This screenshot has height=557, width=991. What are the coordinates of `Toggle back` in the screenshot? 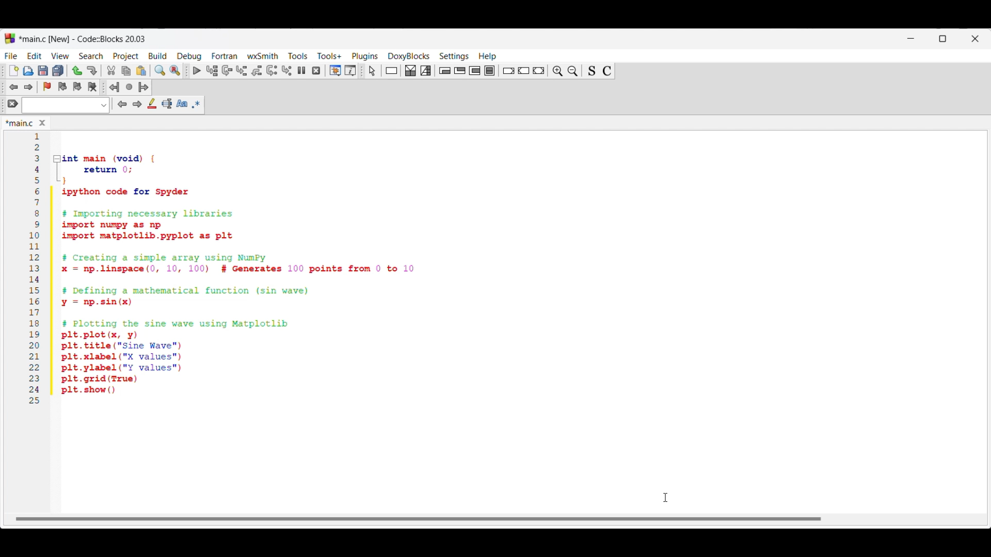 It's located at (13, 87).